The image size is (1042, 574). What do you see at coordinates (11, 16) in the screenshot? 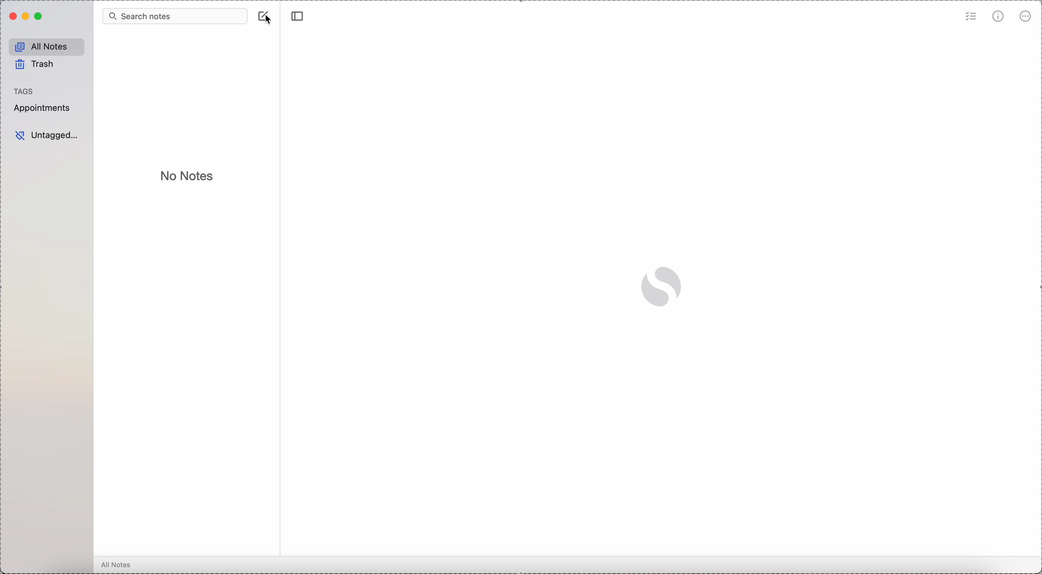
I see `close Simplenote` at bounding box center [11, 16].